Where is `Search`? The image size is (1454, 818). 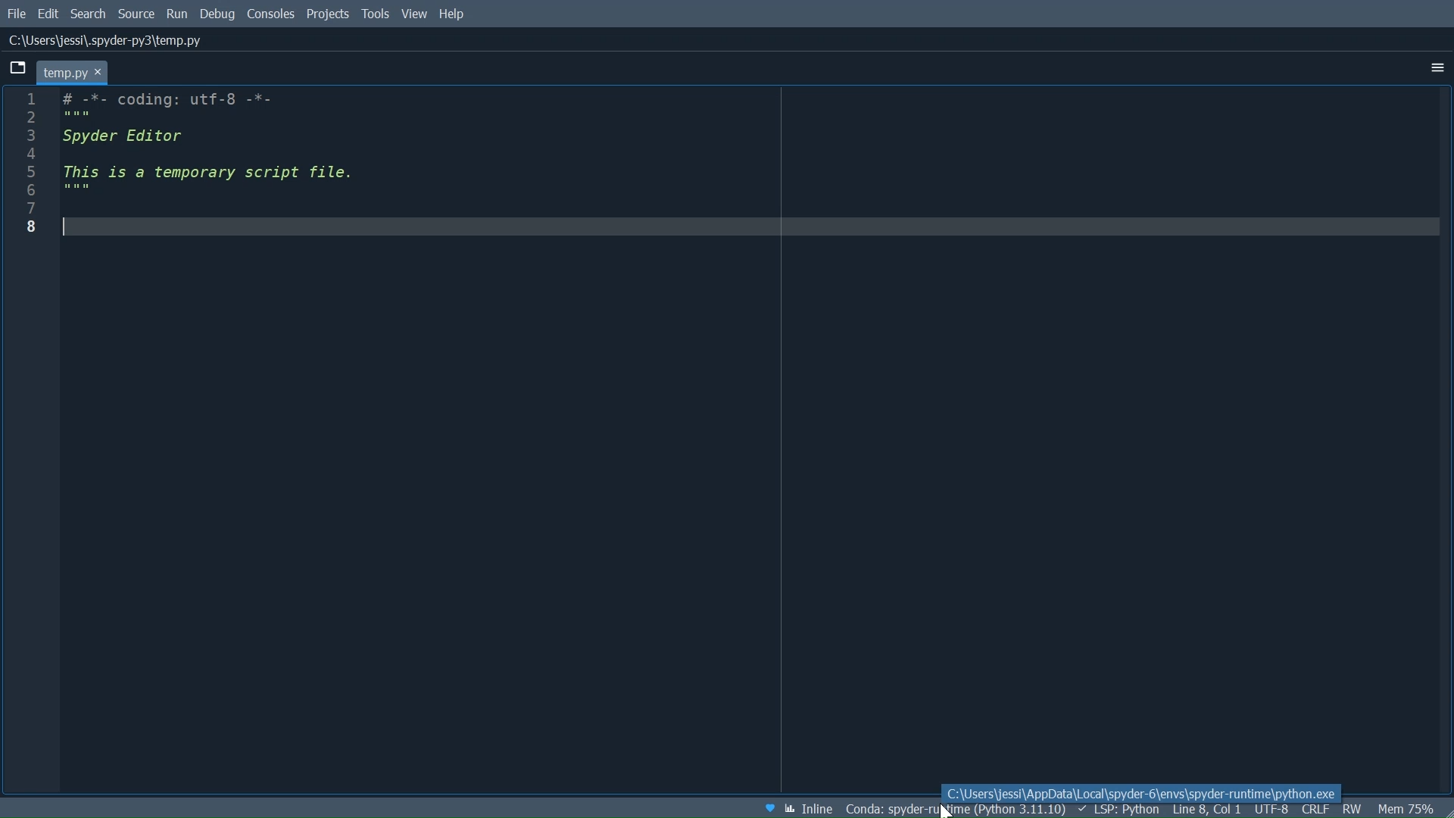
Search is located at coordinates (89, 14).